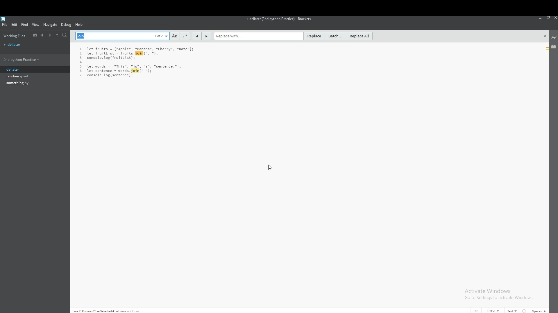 This screenshot has height=313, width=558. I want to click on resize, so click(548, 17).